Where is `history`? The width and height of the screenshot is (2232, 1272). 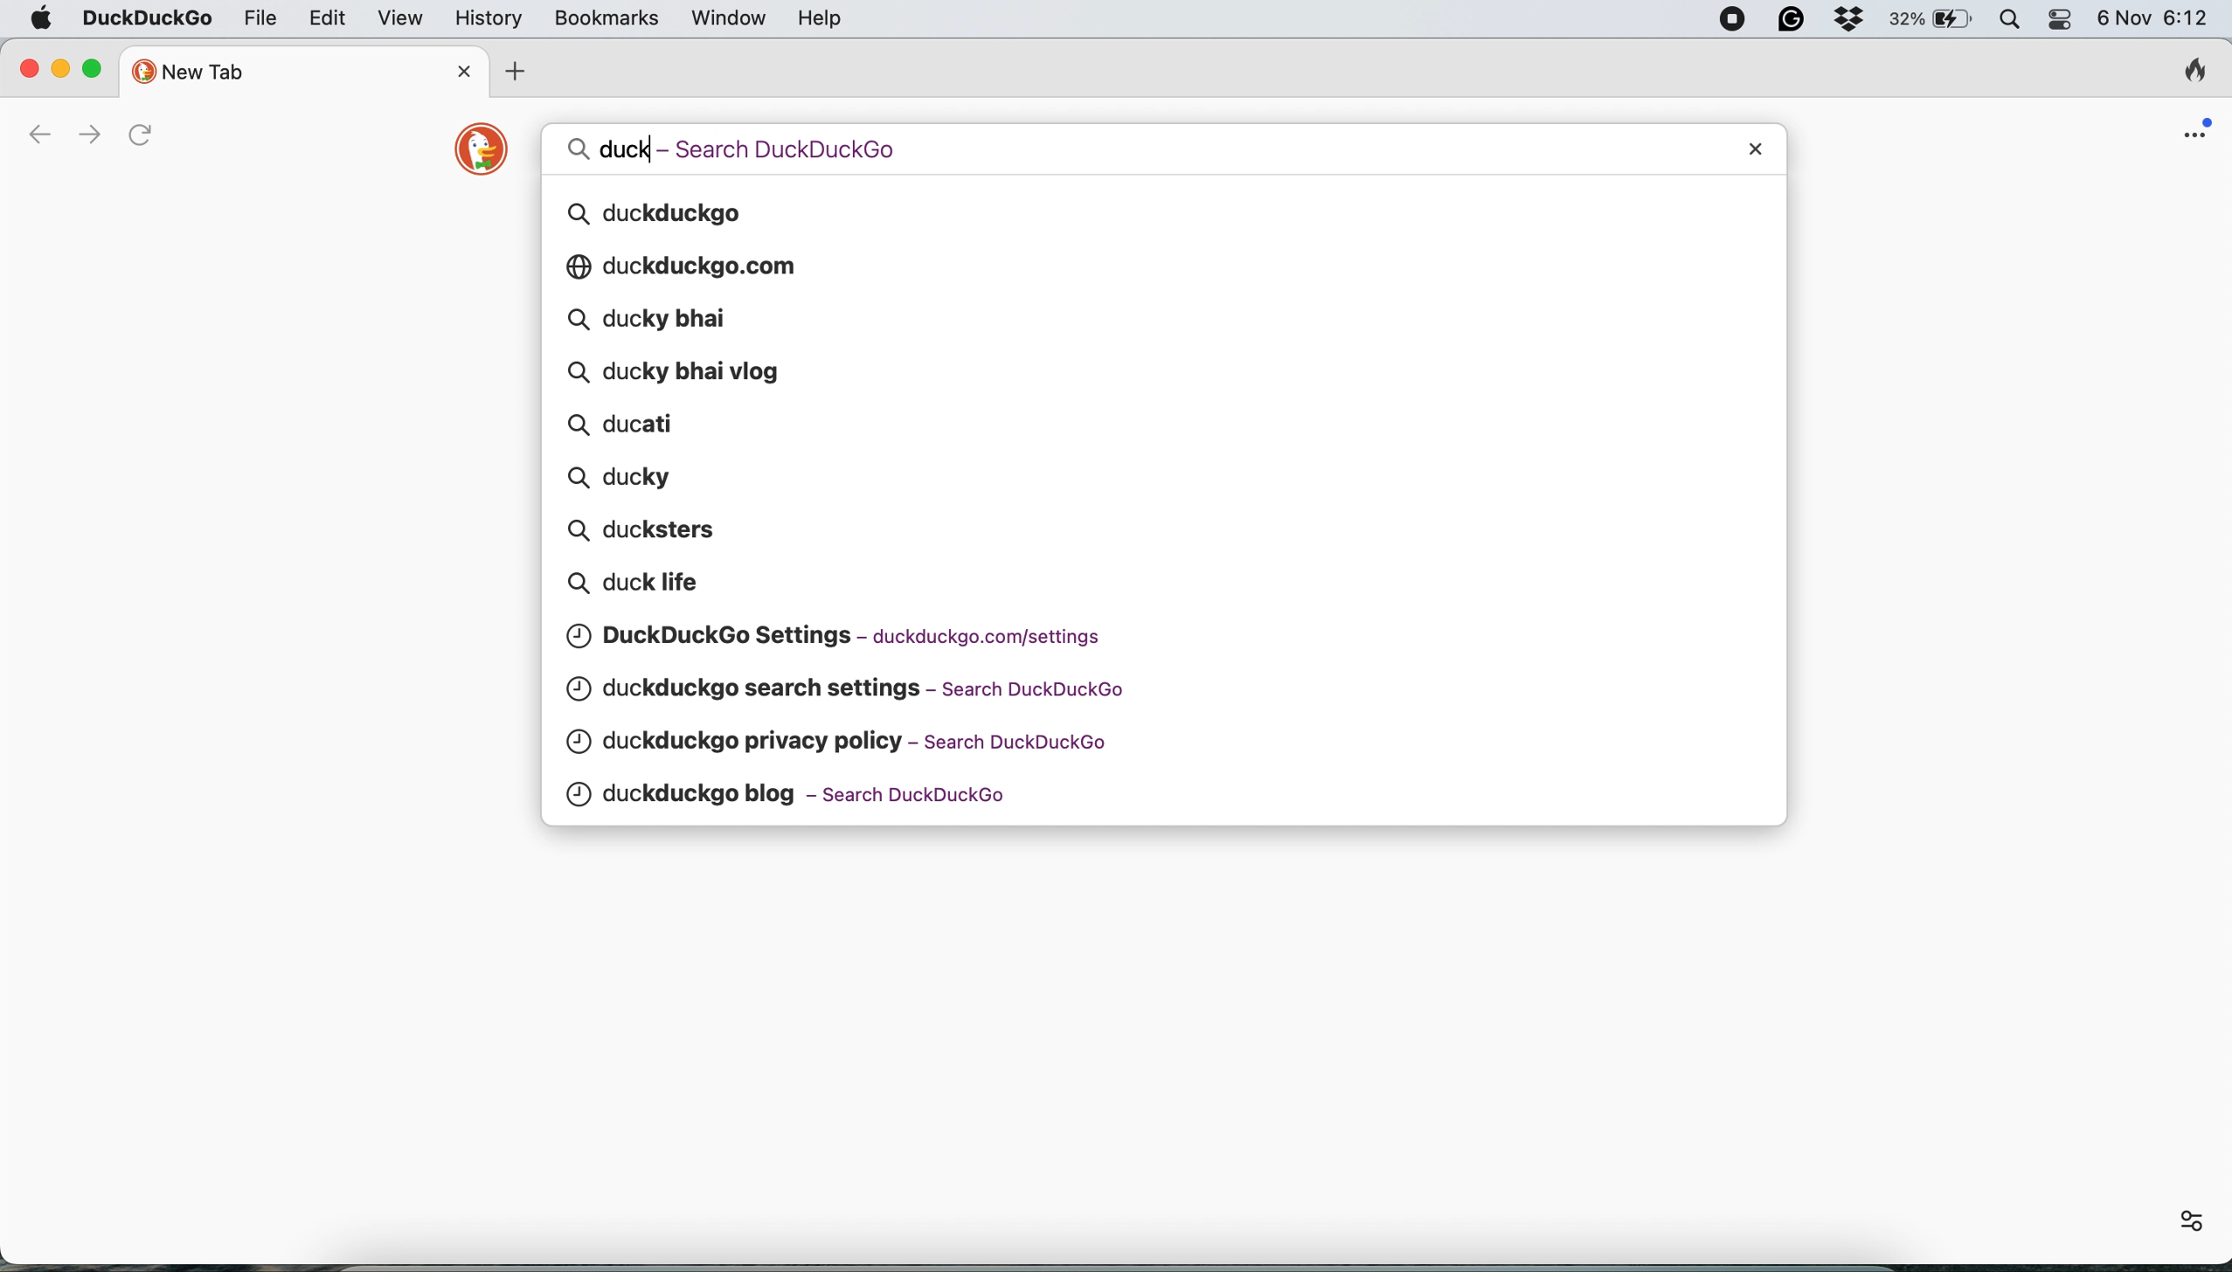
history is located at coordinates (486, 18).